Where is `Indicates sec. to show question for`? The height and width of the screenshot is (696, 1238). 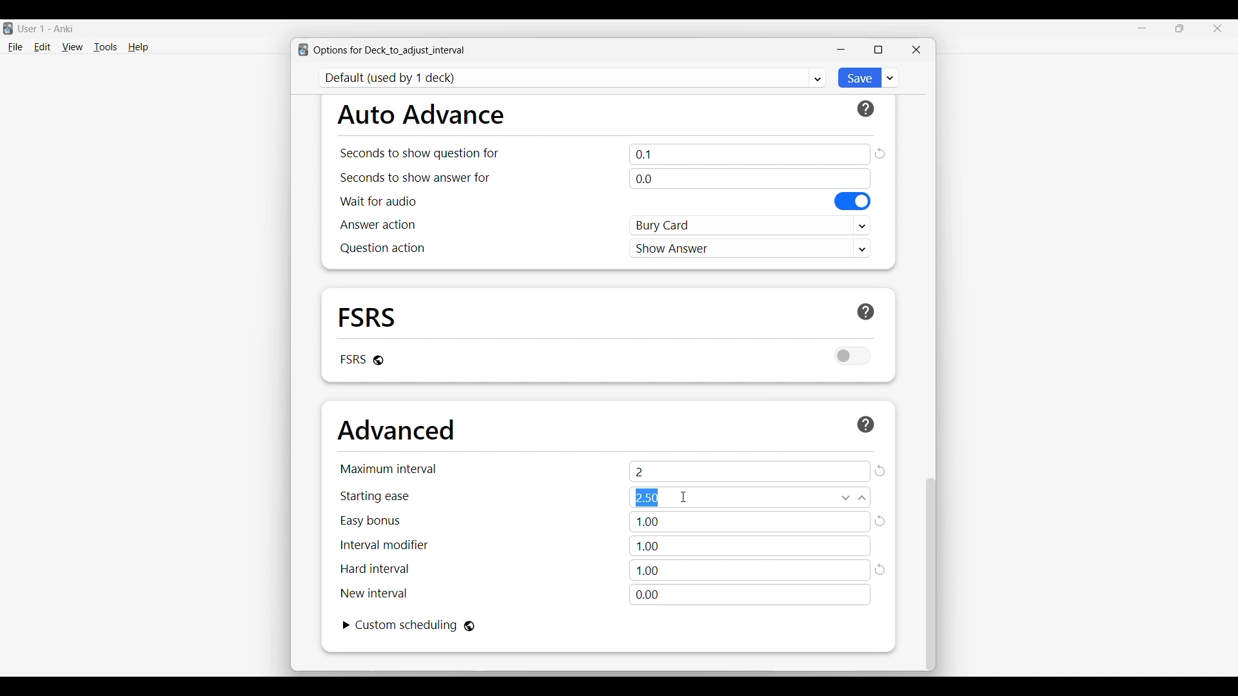
Indicates sec. to show question for is located at coordinates (418, 153).